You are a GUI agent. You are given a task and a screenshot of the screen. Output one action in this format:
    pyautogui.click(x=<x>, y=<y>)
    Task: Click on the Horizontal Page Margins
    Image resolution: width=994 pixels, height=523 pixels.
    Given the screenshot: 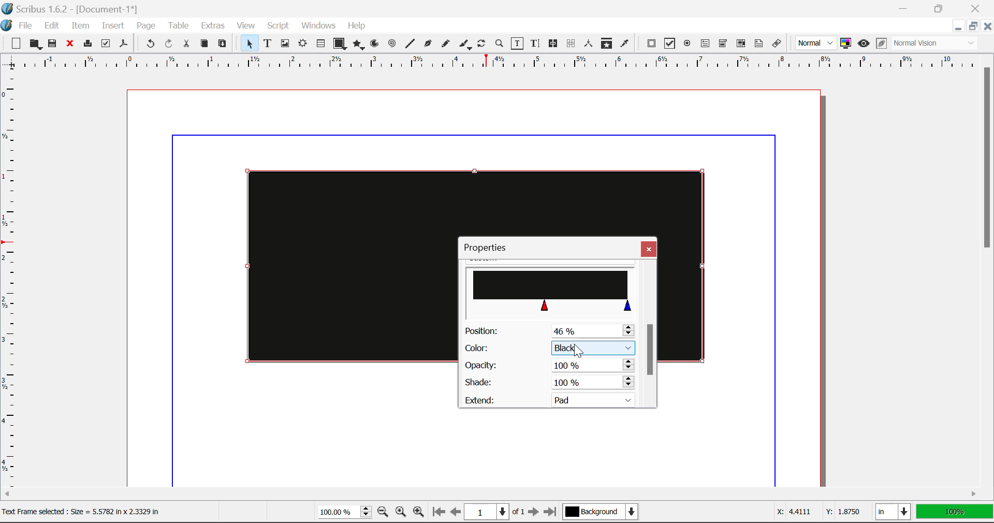 What is the action you would take?
    pyautogui.click(x=13, y=283)
    